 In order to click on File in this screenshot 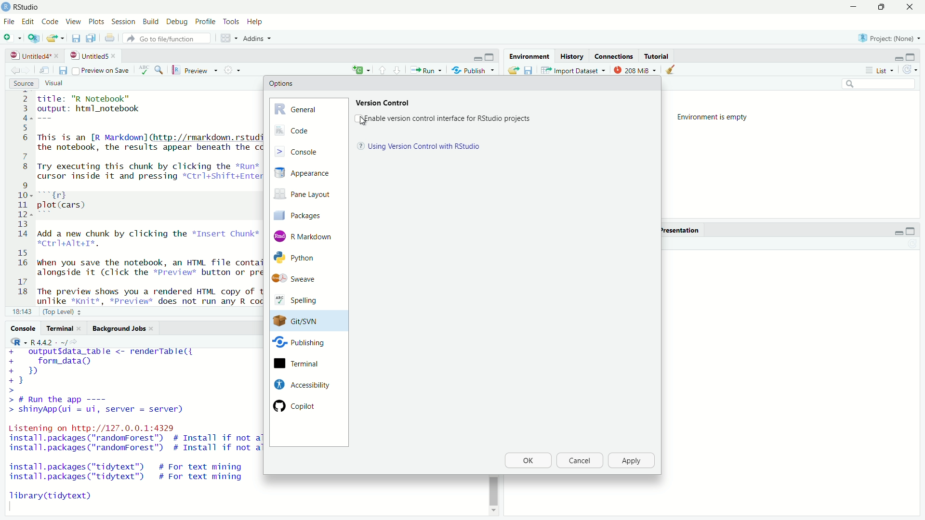, I will do `click(9, 21)`.